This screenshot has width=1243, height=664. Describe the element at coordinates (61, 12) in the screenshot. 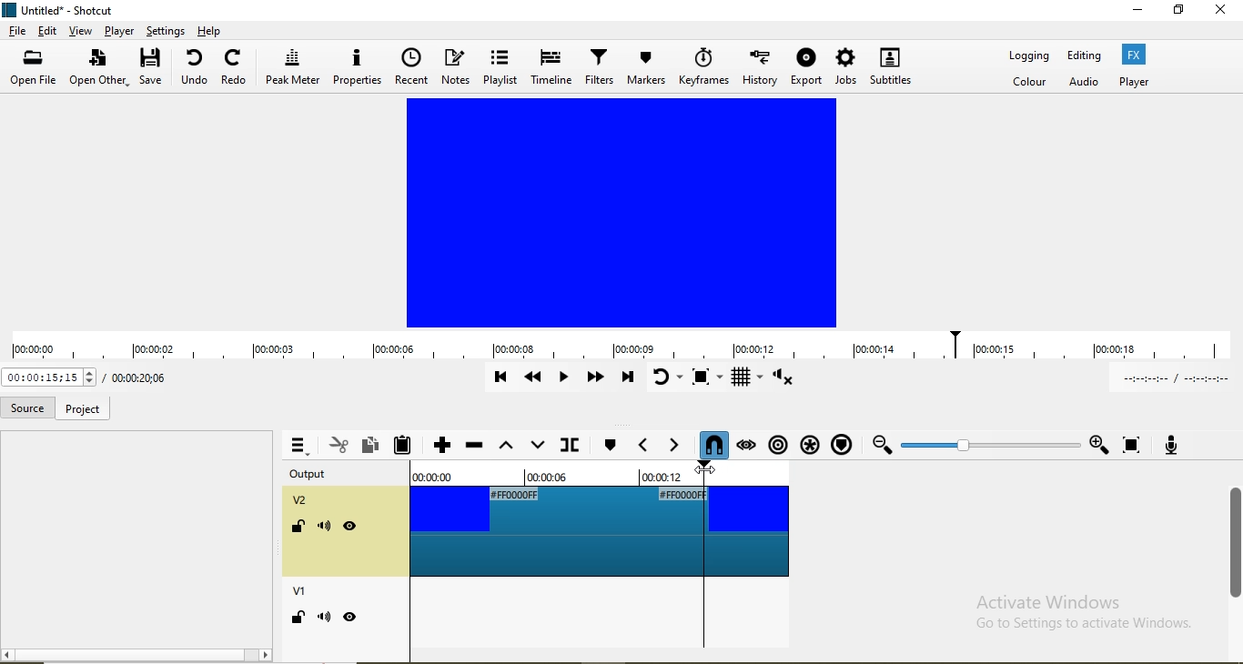

I see `file name` at that location.